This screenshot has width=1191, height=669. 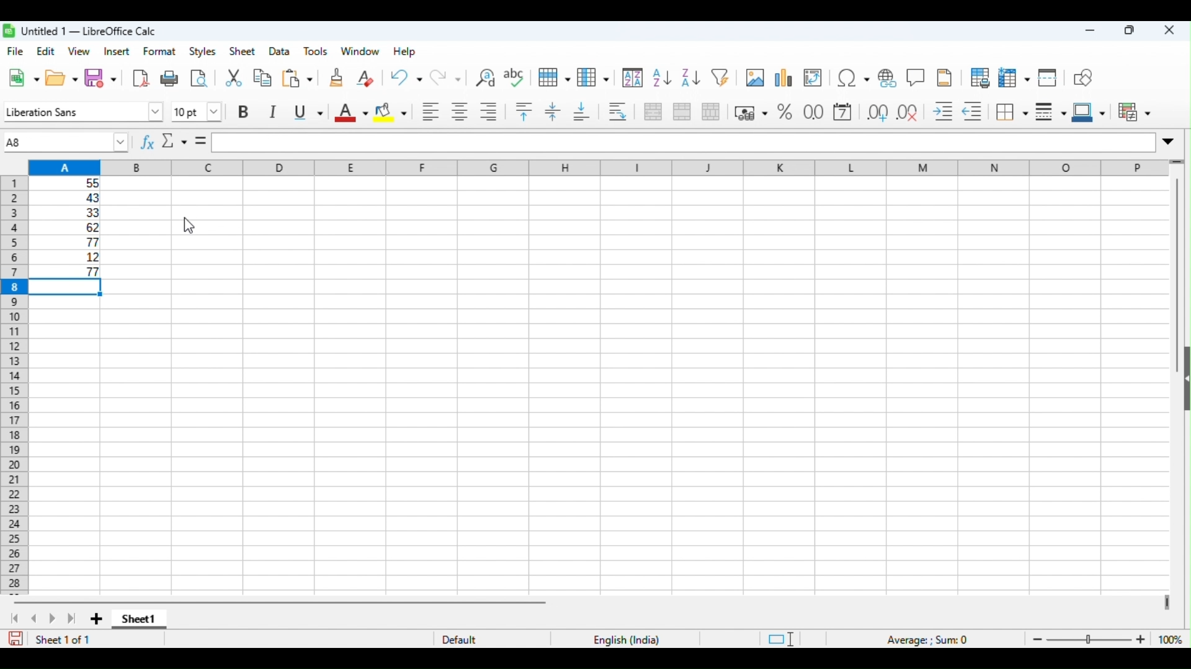 I want to click on tools, so click(x=316, y=51).